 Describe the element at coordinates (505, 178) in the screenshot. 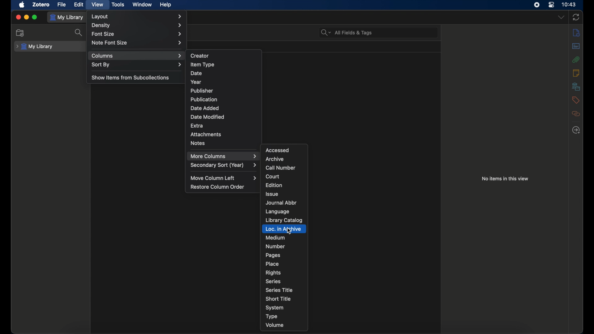

I see `no items in this view` at that location.